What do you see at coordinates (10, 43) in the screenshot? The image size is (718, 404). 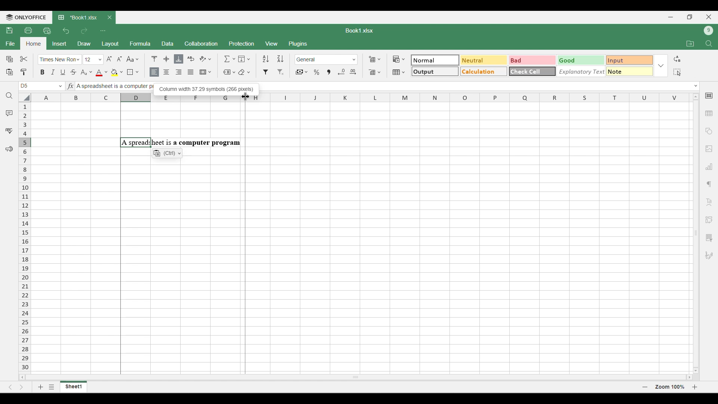 I see `File menu` at bounding box center [10, 43].